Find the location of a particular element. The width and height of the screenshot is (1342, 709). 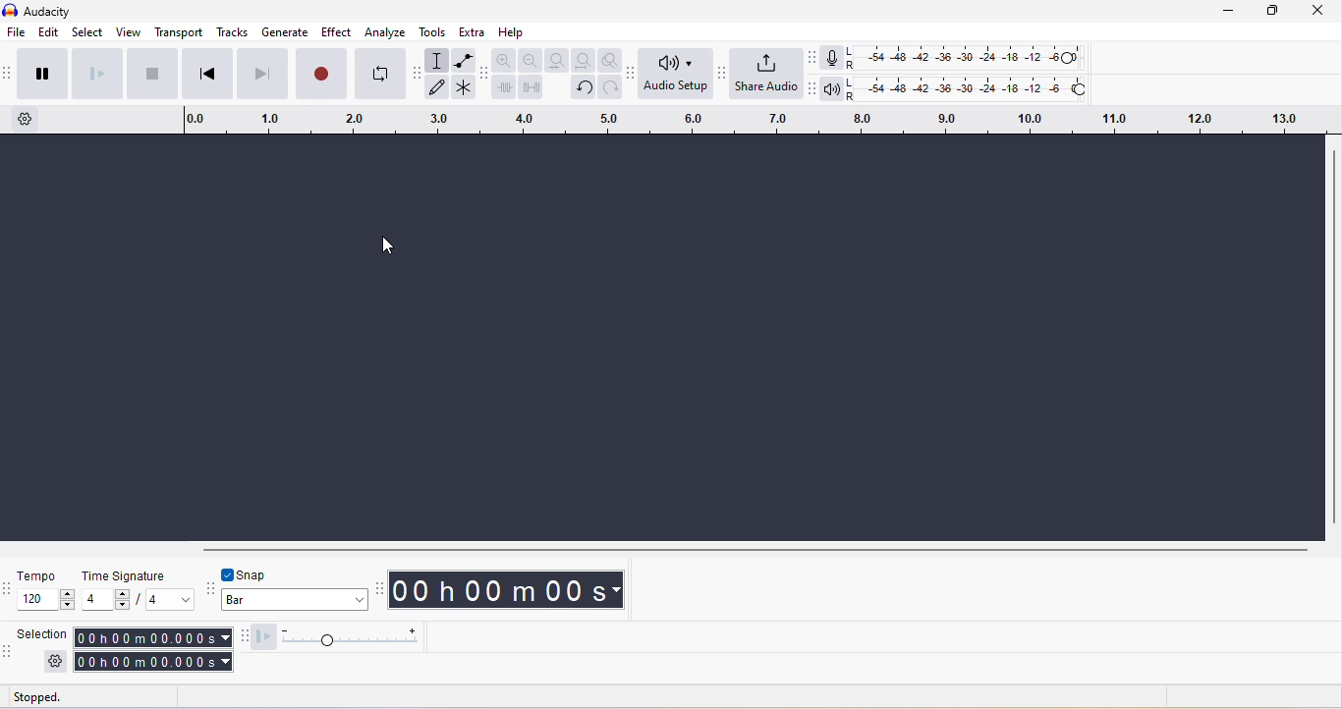

playback meter is located at coordinates (832, 89).